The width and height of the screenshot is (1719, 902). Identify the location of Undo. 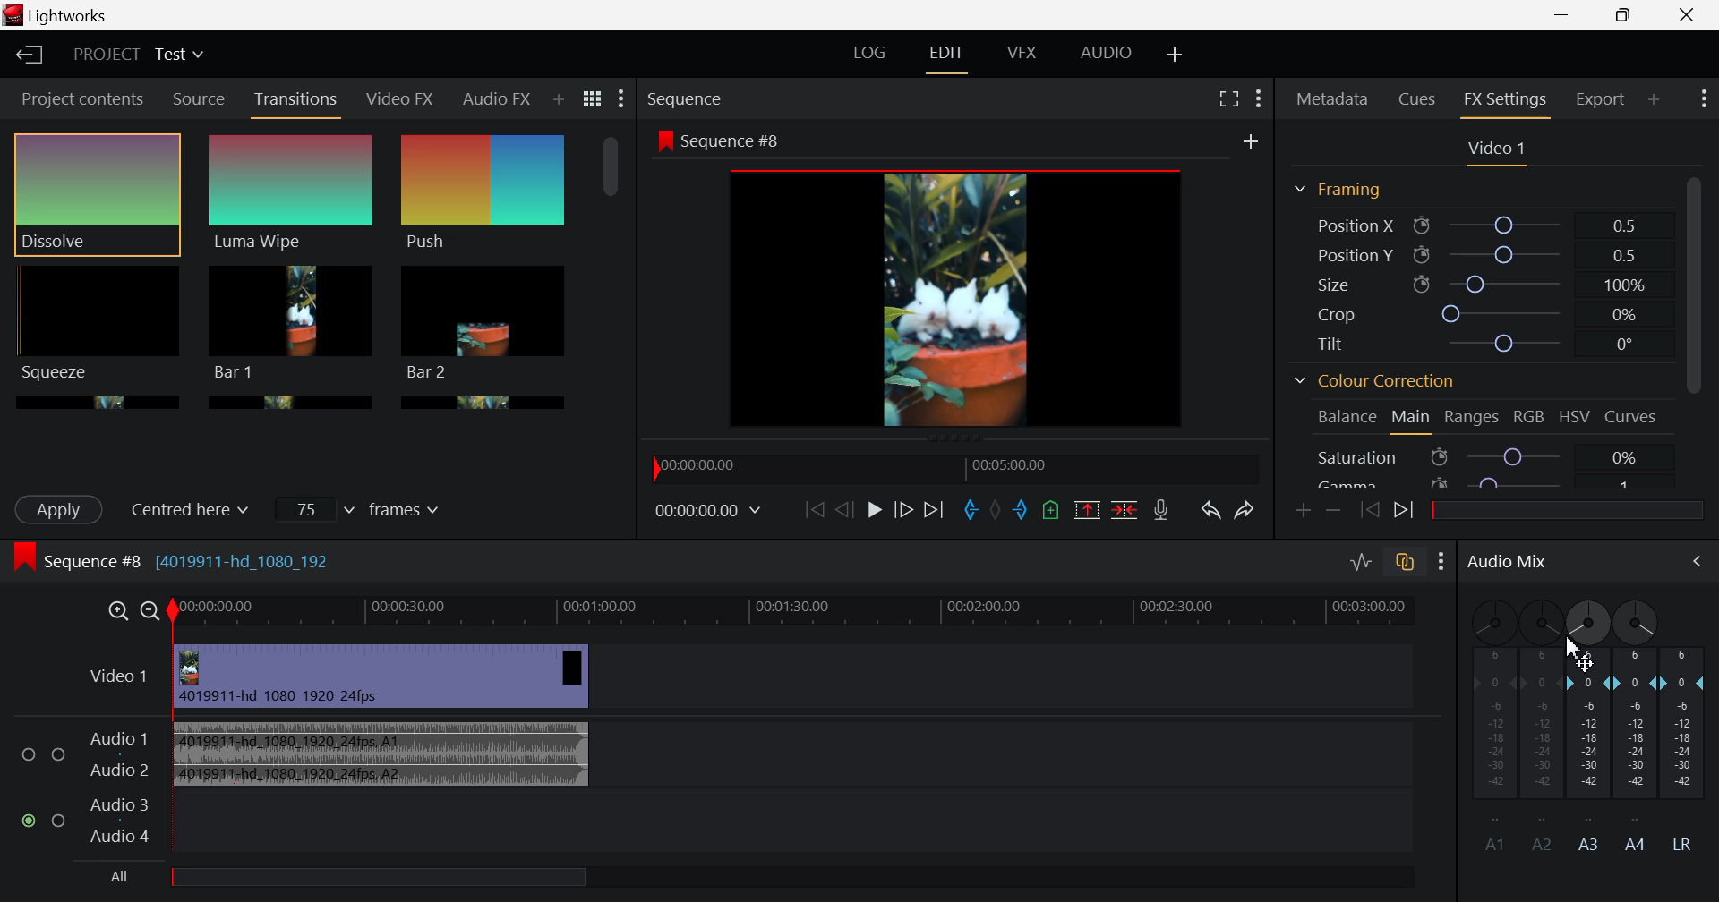
(1212, 512).